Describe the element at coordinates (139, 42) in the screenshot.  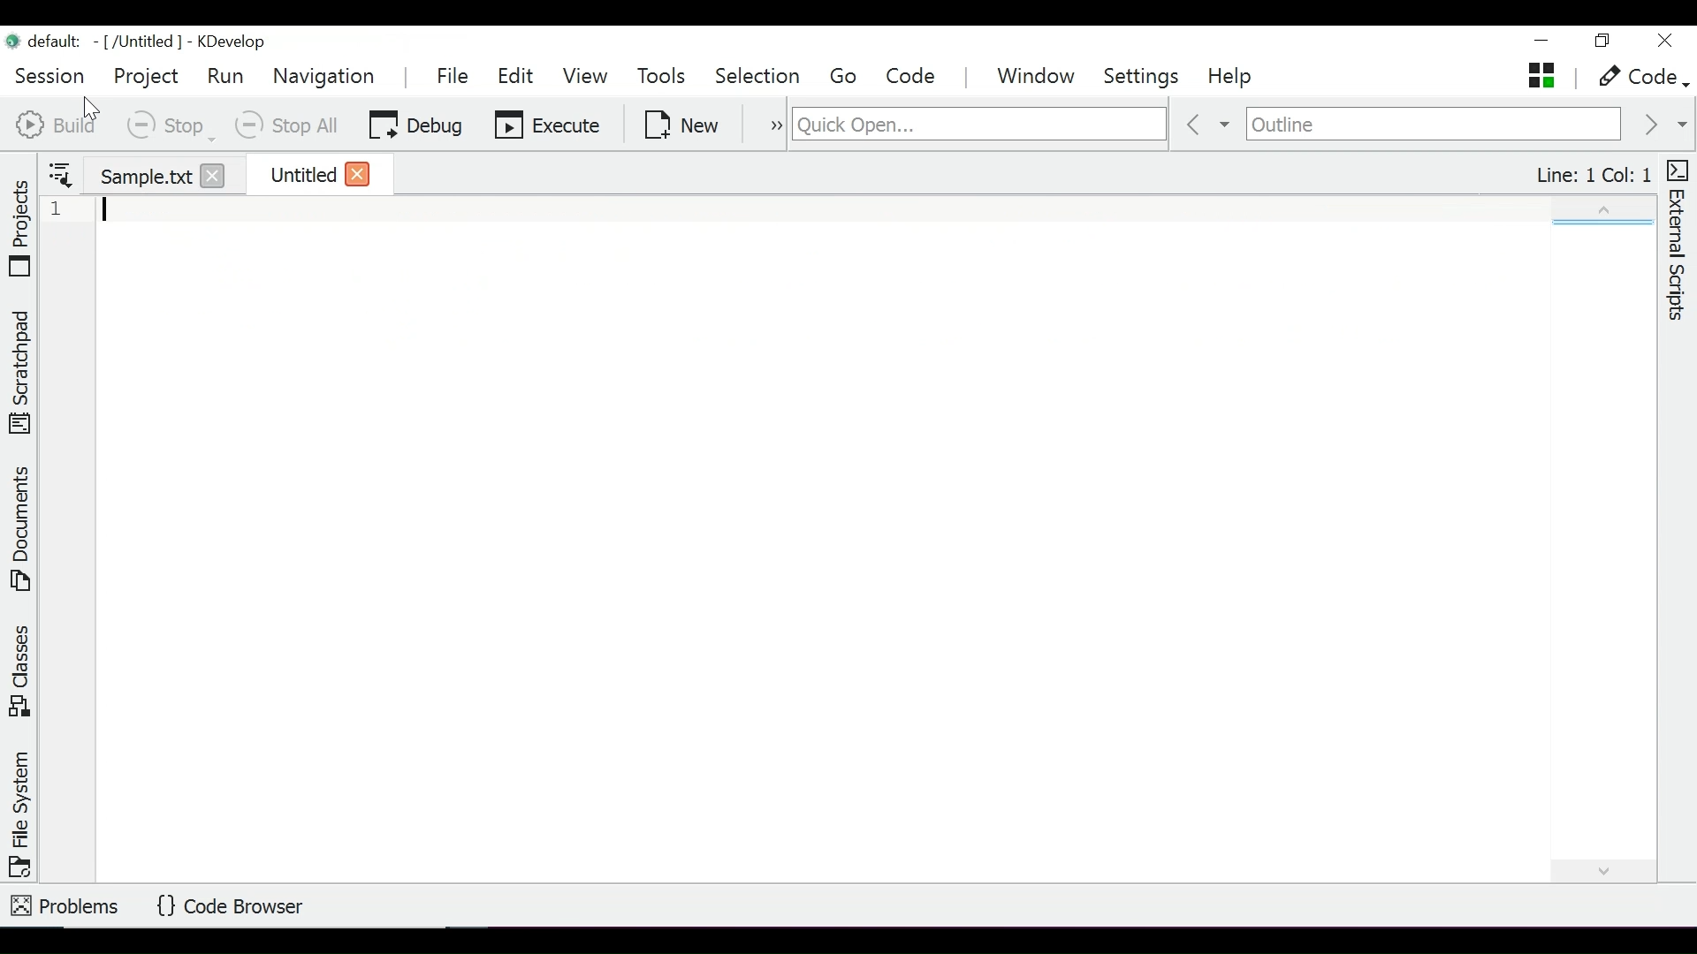
I see `[/Untitled] - KDevelop` at that location.